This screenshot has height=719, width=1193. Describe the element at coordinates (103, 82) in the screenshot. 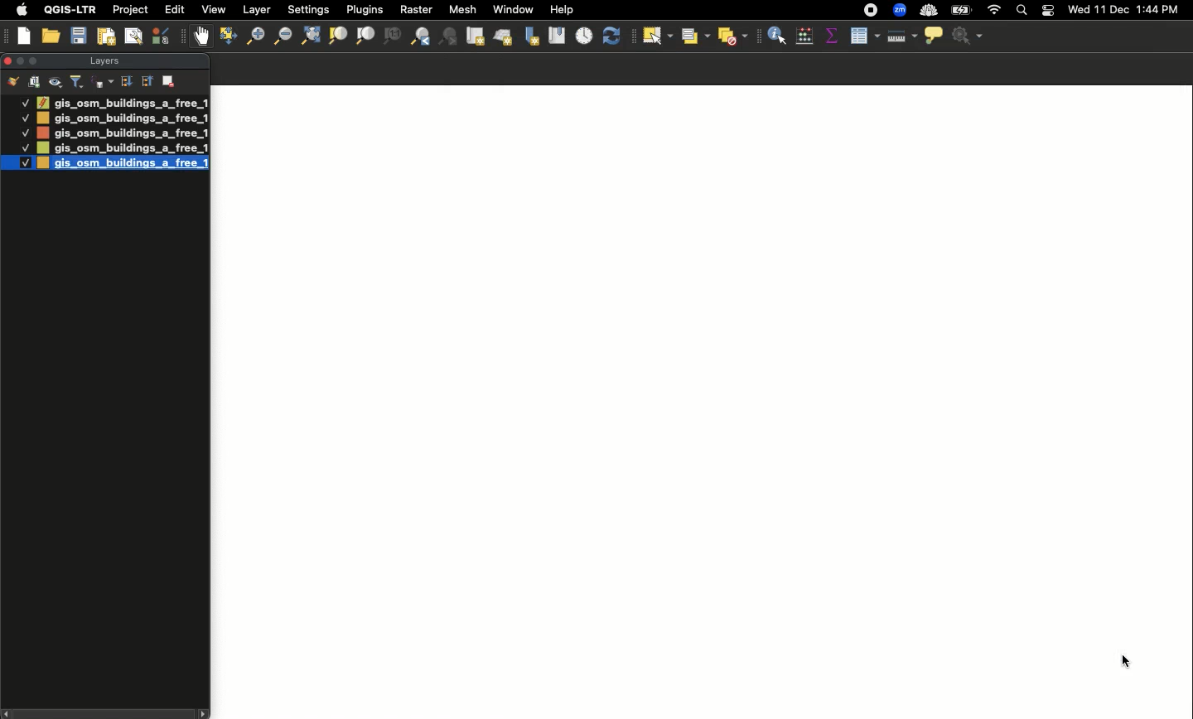

I see `Filter legend by expression` at that location.